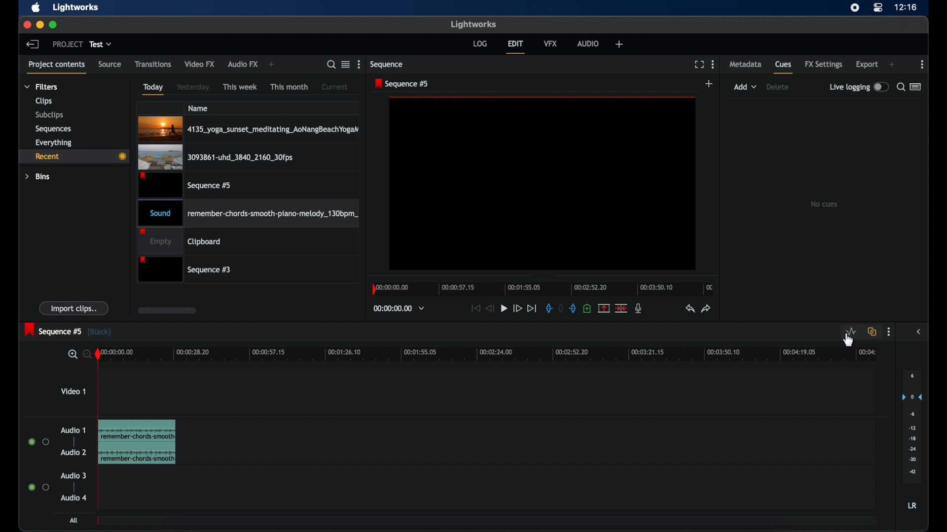 Image resolution: width=947 pixels, height=532 pixels. Describe the element at coordinates (359, 65) in the screenshot. I see `more options` at that location.